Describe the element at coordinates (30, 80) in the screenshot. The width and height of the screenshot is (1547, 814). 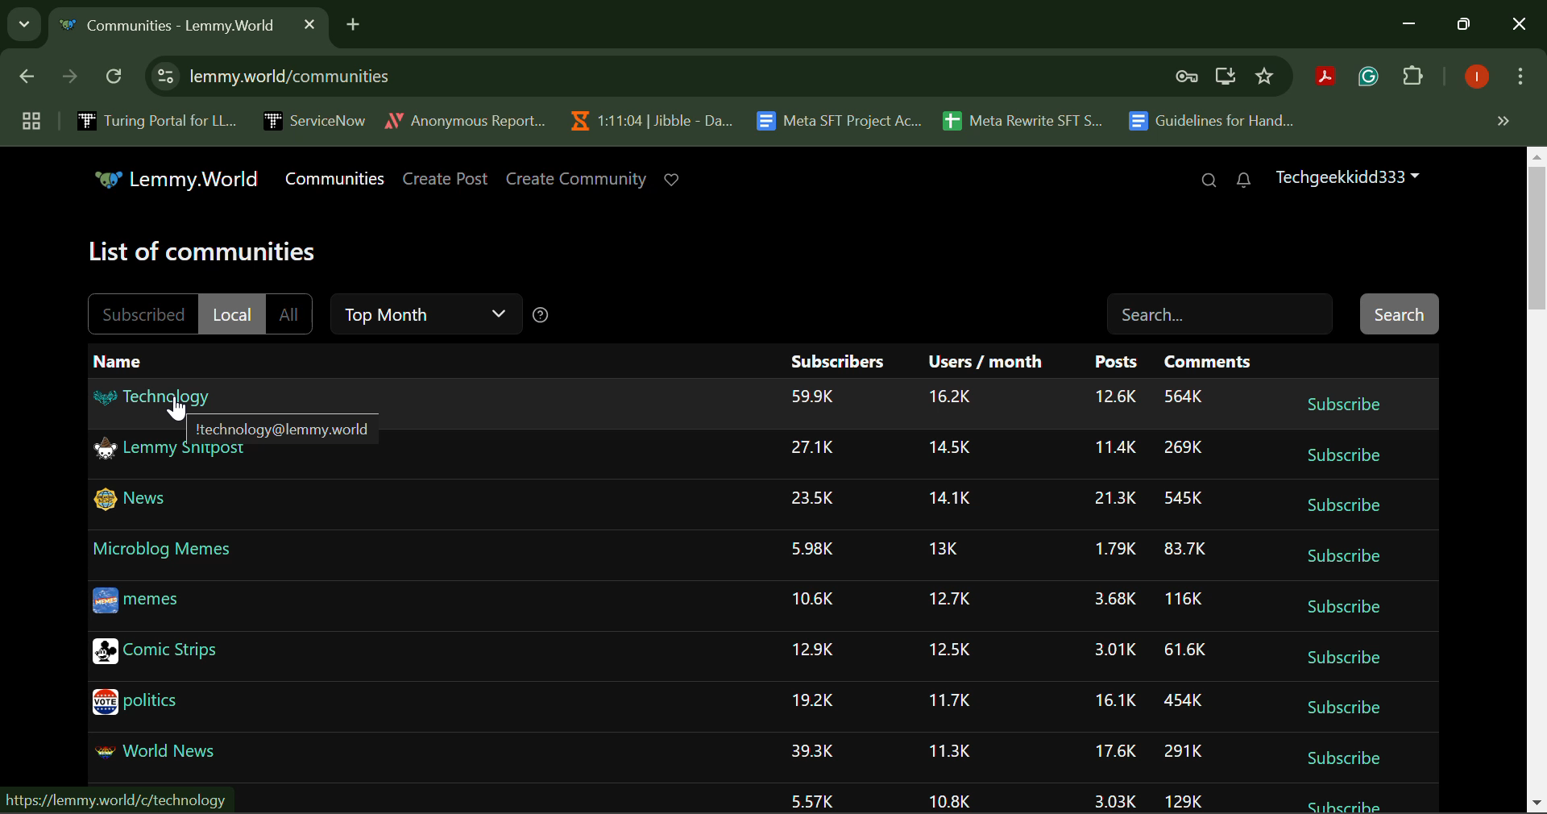
I see `Previous Page` at that location.